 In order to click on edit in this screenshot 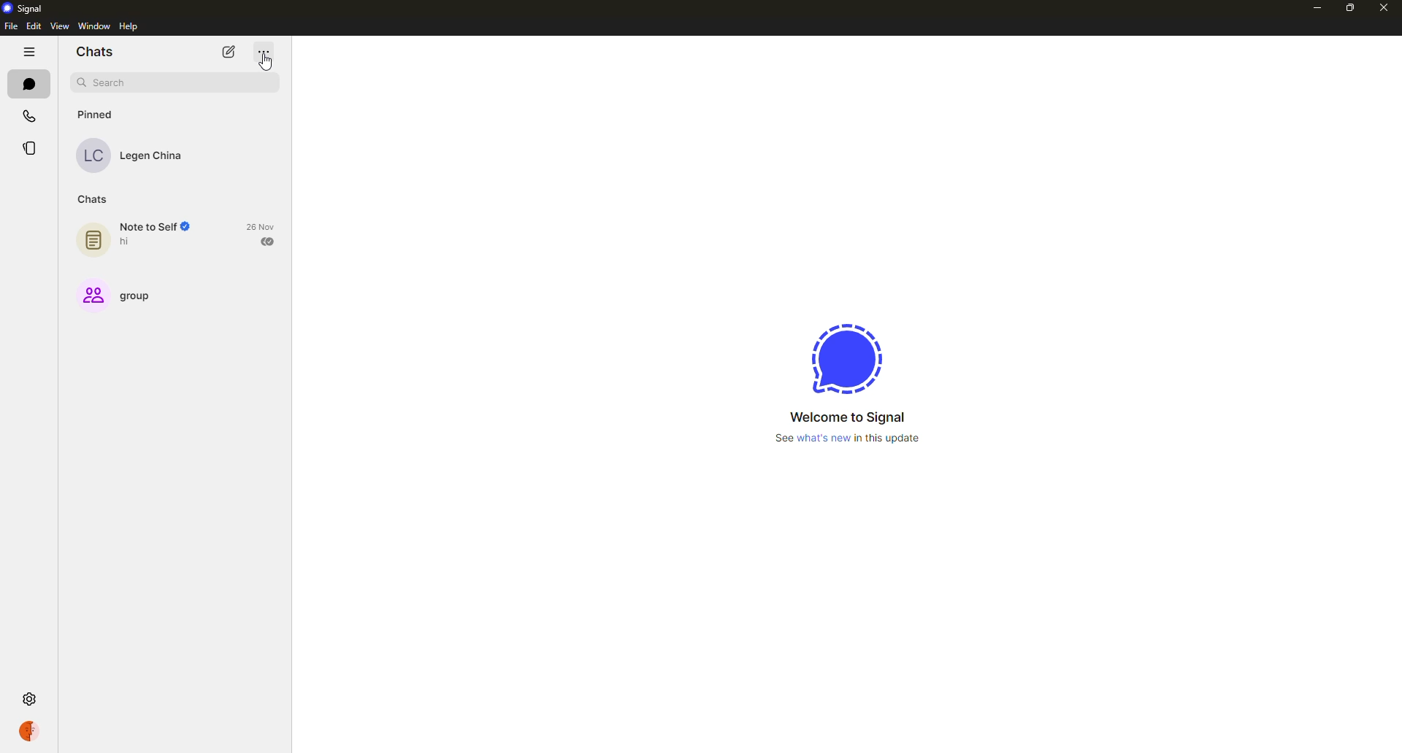, I will do `click(34, 26)`.